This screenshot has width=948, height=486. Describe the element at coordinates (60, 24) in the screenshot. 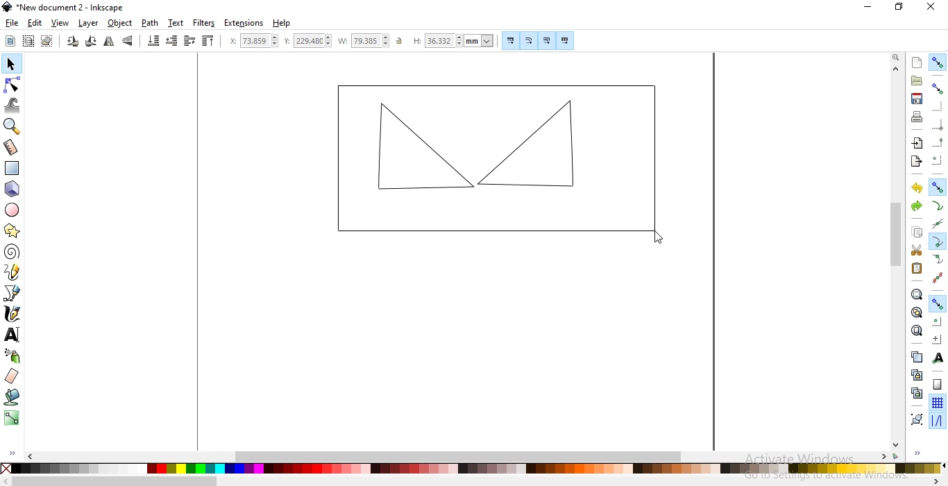

I see `view` at that location.